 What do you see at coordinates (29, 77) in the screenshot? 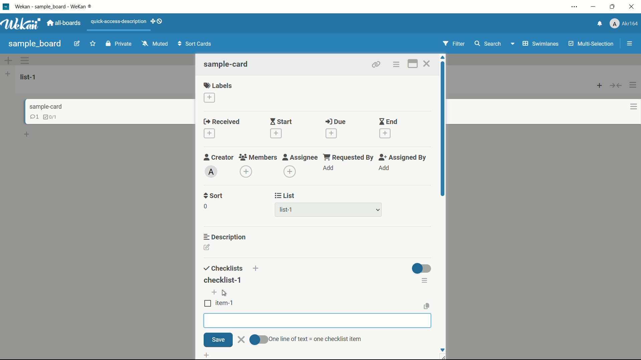
I see `list-1` at bounding box center [29, 77].